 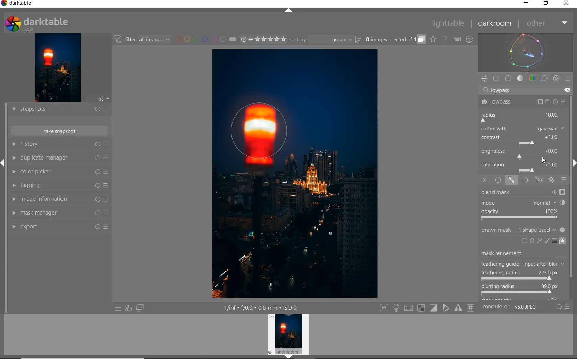 What do you see at coordinates (118, 309) in the screenshot?
I see `QUICK ACCESS TO PRESET` at bounding box center [118, 309].